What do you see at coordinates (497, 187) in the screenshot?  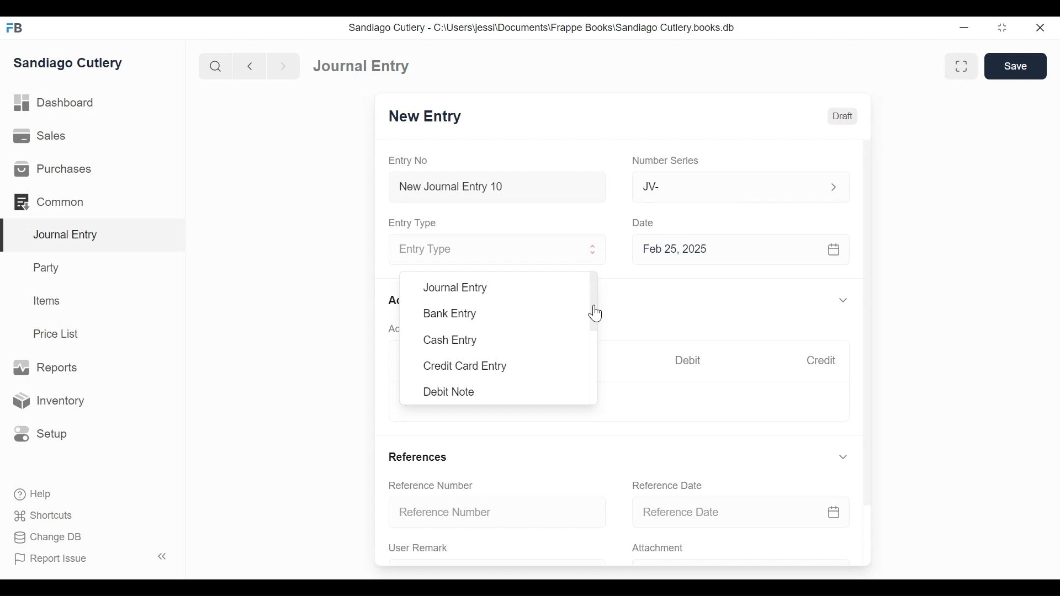 I see `New Journal Entry 10` at bounding box center [497, 187].